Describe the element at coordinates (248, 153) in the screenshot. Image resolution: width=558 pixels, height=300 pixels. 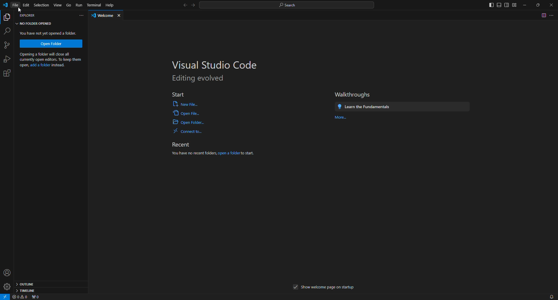
I see `to start` at that location.